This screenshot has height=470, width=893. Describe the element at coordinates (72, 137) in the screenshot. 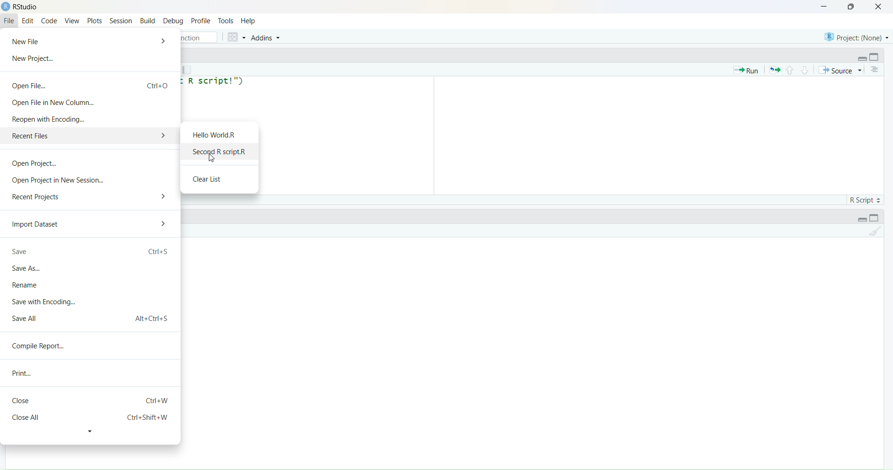

I see `Recent Files` at that location.